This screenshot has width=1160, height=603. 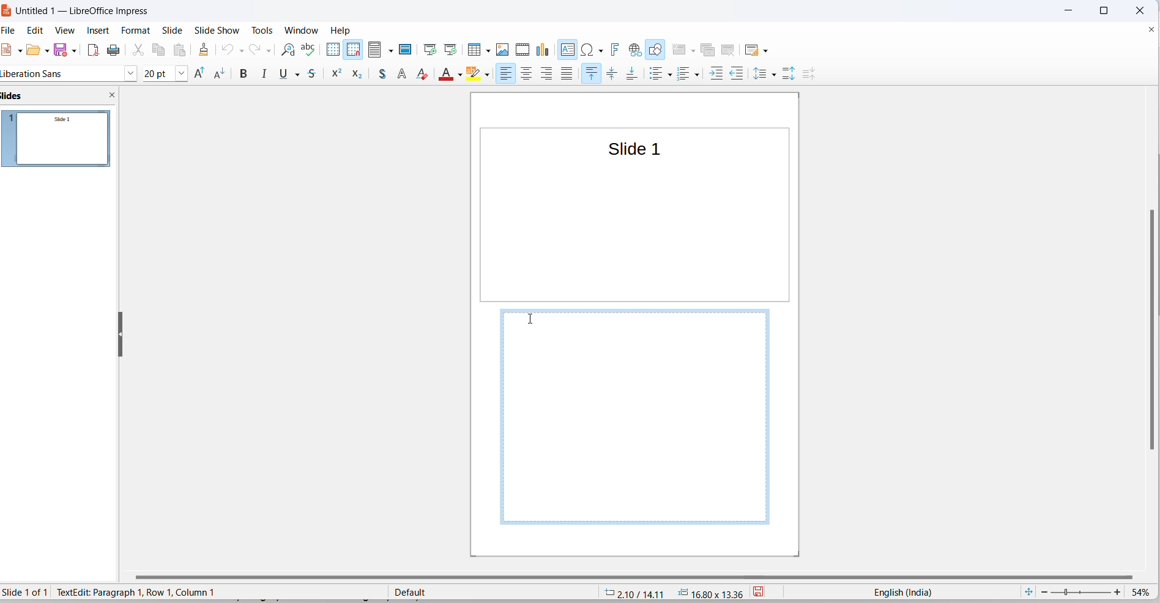 I want to click on display views icons, so click(x=376, y=50).